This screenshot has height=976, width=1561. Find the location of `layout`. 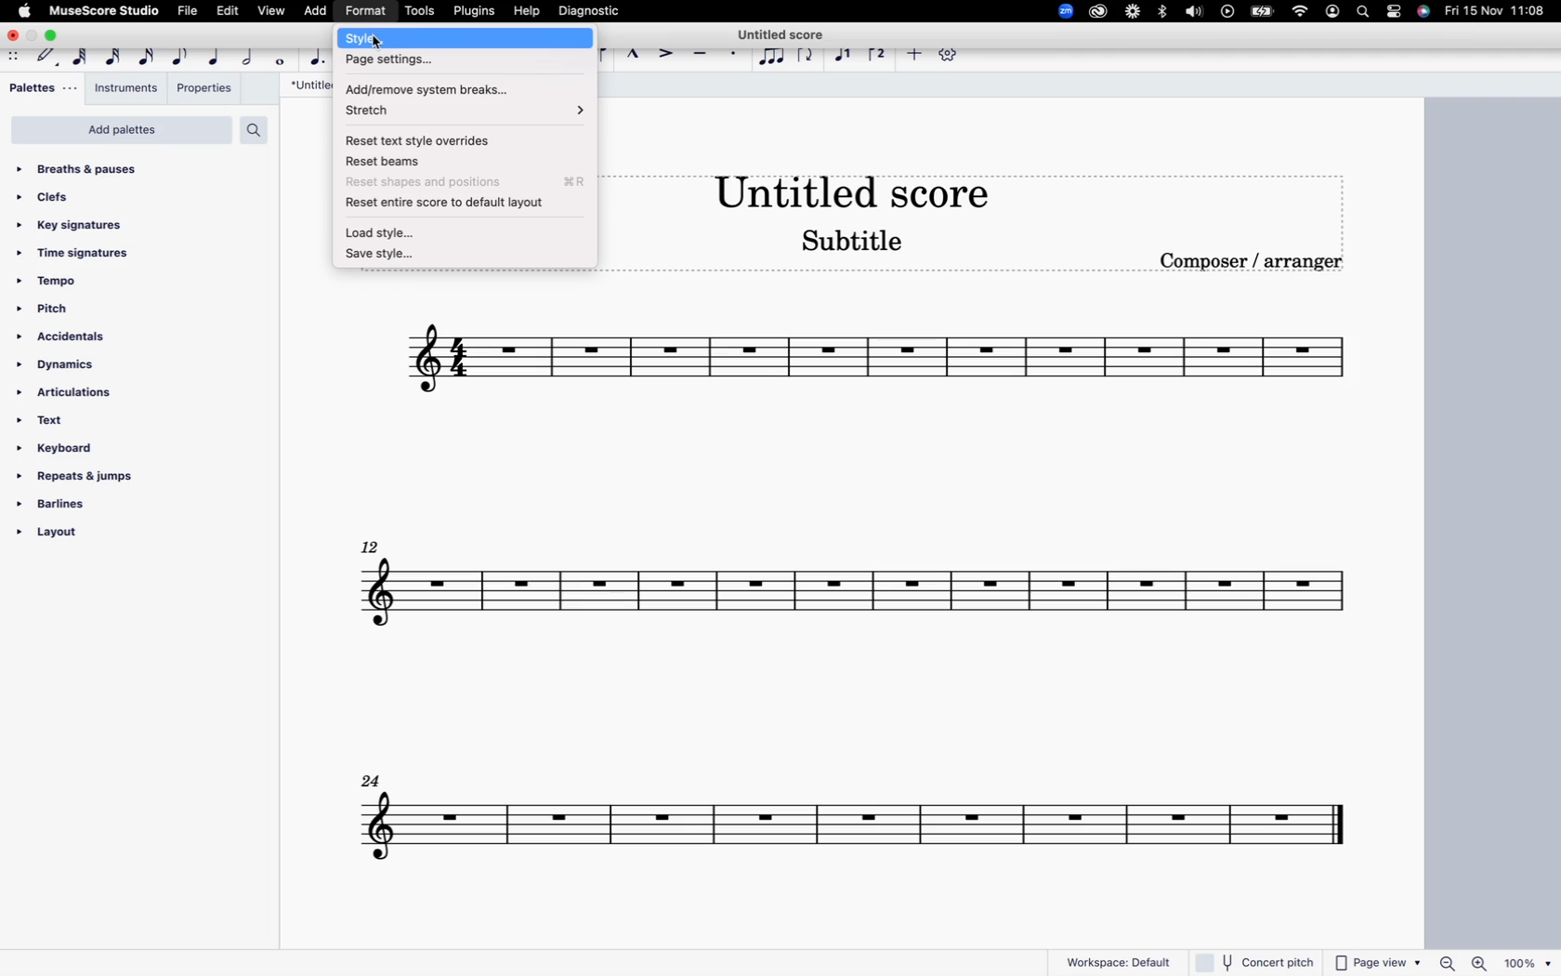

layout is located at coordinates (52, 534).